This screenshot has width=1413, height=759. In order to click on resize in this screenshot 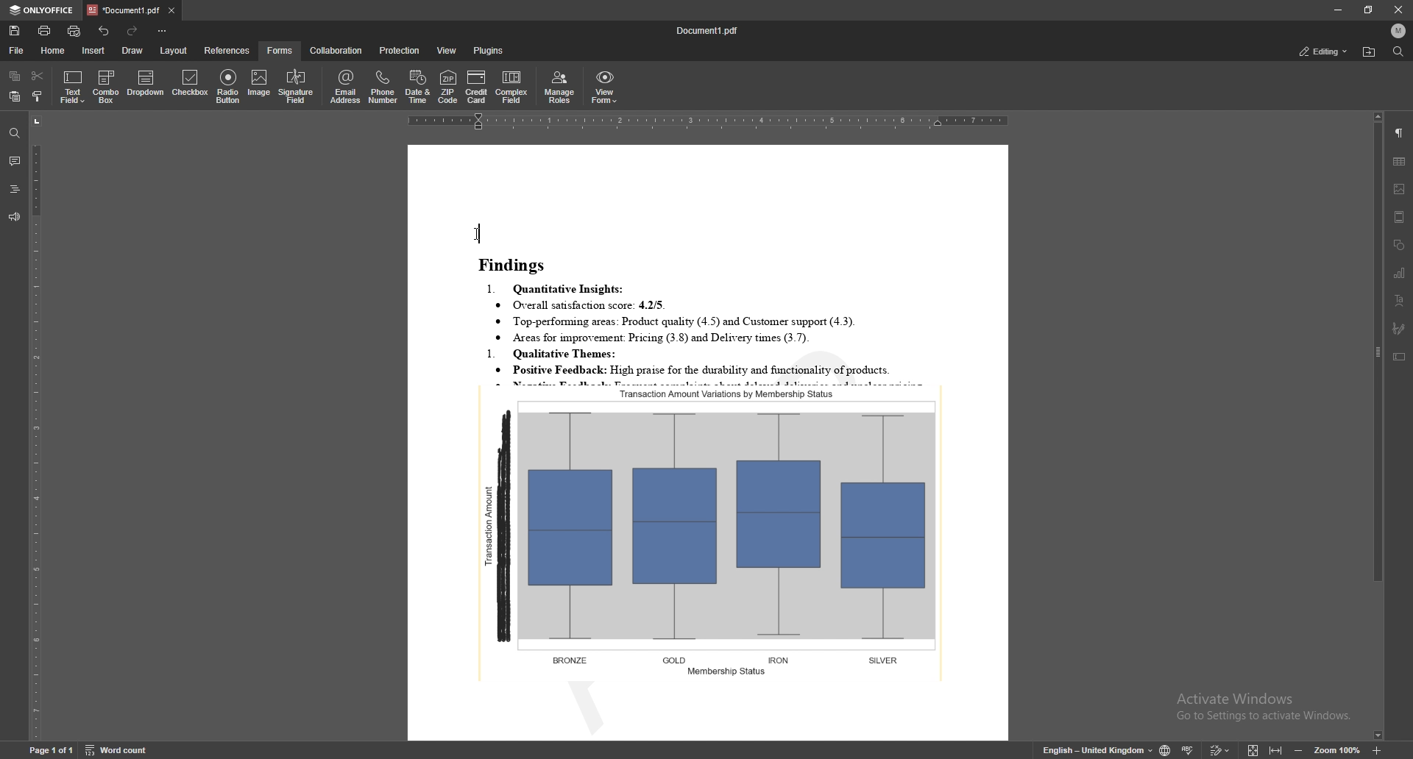, I will do `click(1368, 10)`.